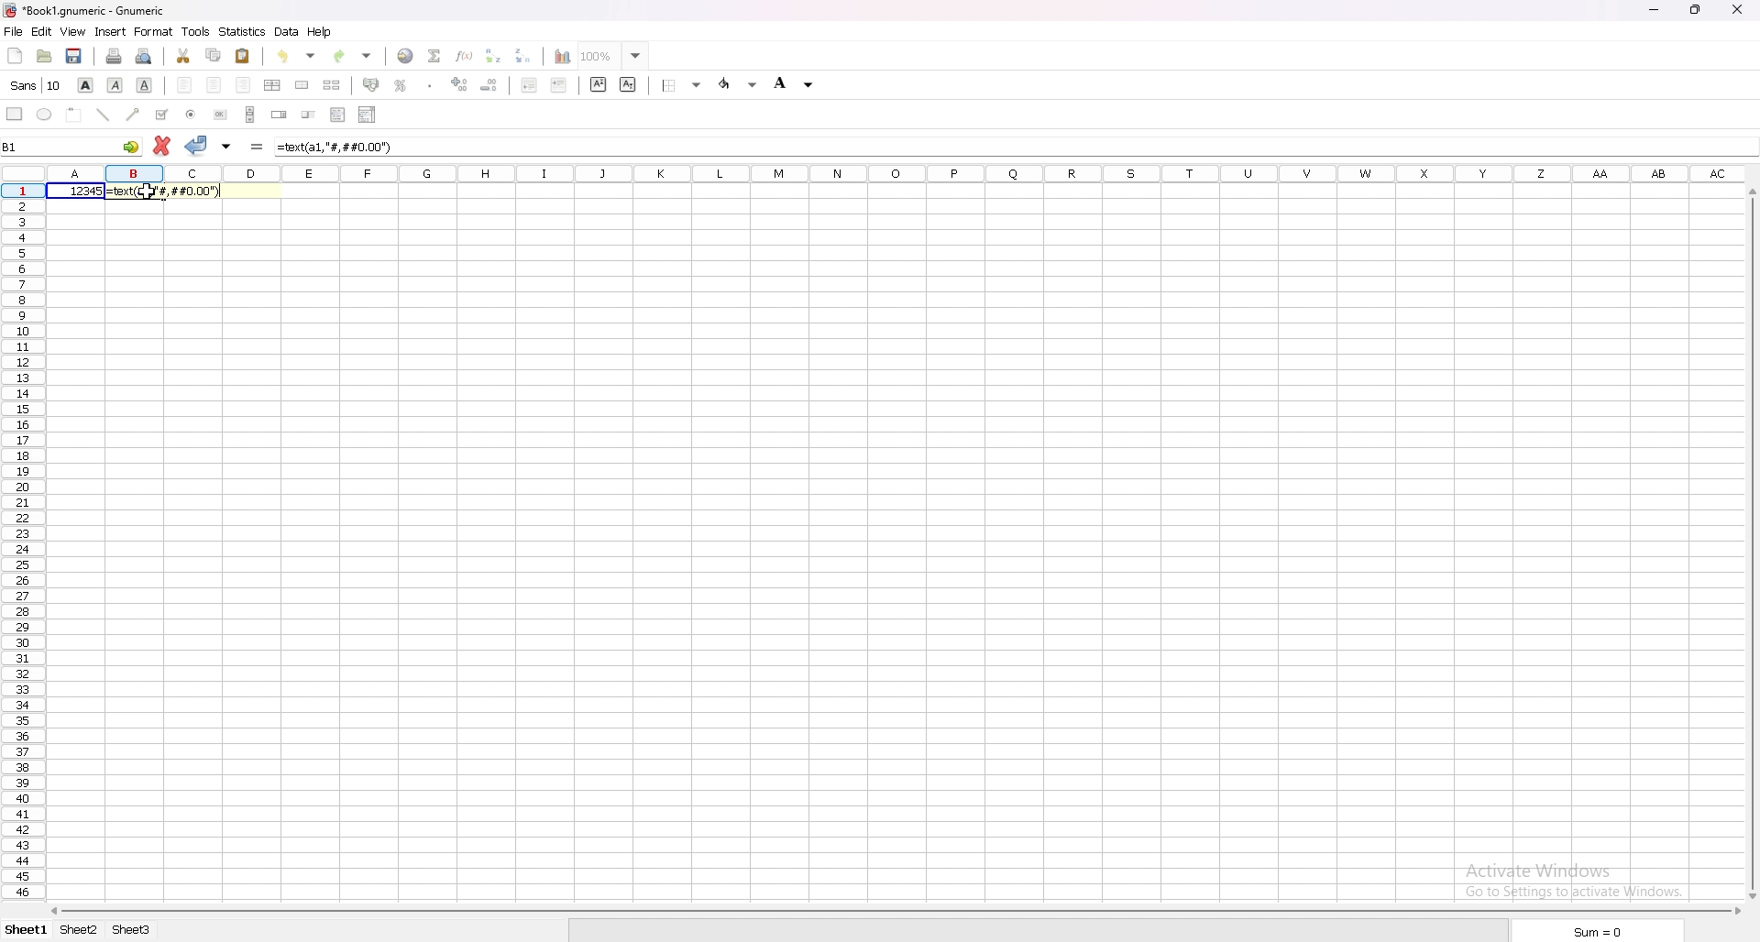 The height and width of the screenshot is (942, 1760). What do you see at coordinates (250, 114) in the screenshot?
I see `scroll bar` at bounding box center [250, 114].